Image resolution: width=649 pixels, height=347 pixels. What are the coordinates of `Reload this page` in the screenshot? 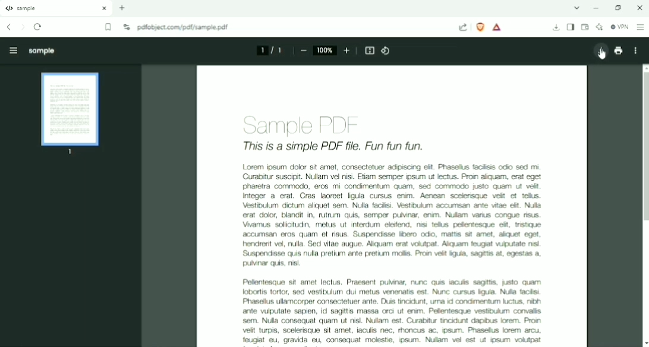 It's located at (38, 27).